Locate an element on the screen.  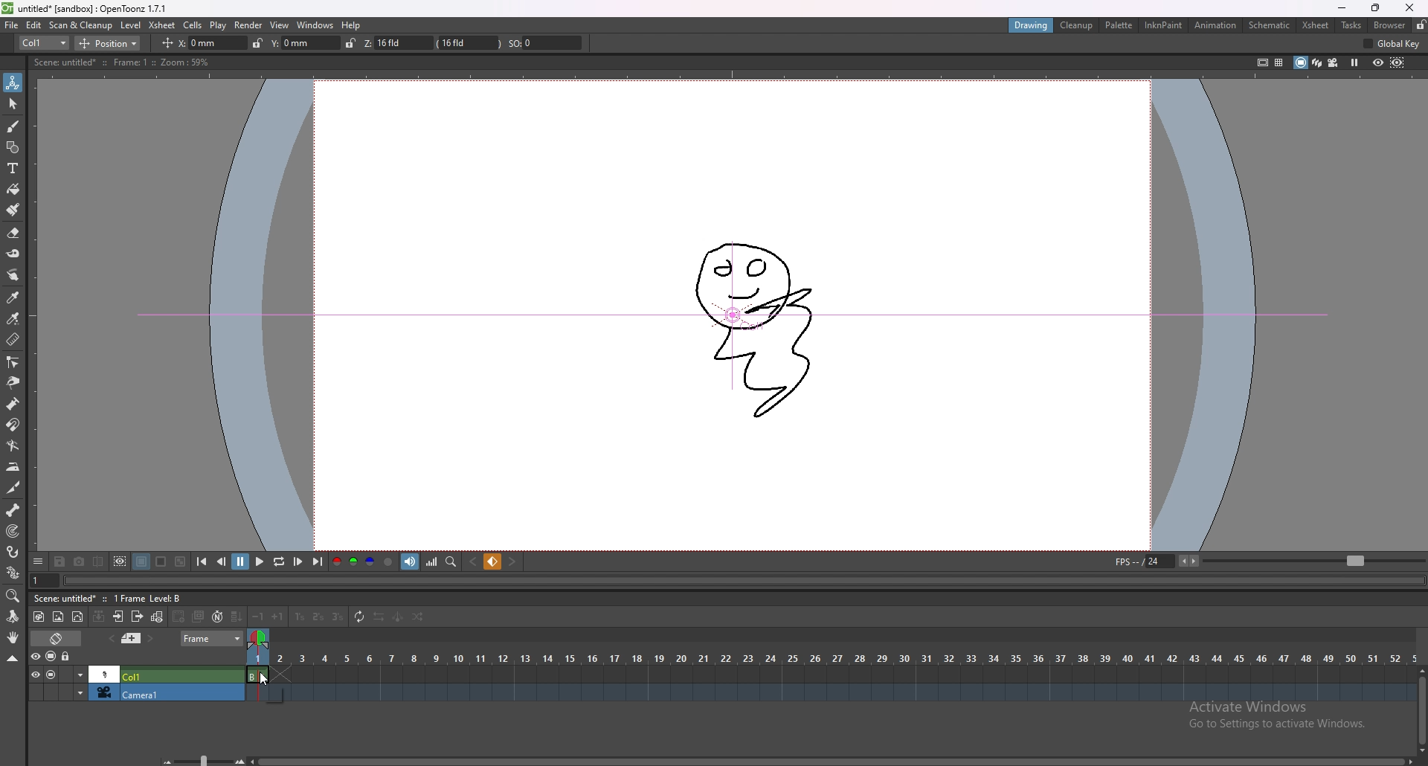
description is located at coordinates (111, 597).